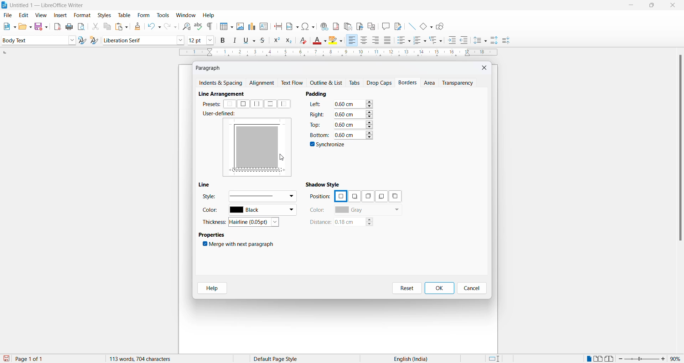  What do you see at coordinates (334, 25) in the screenshot?
I see `insert footnote` at bounding box center [334, 25].